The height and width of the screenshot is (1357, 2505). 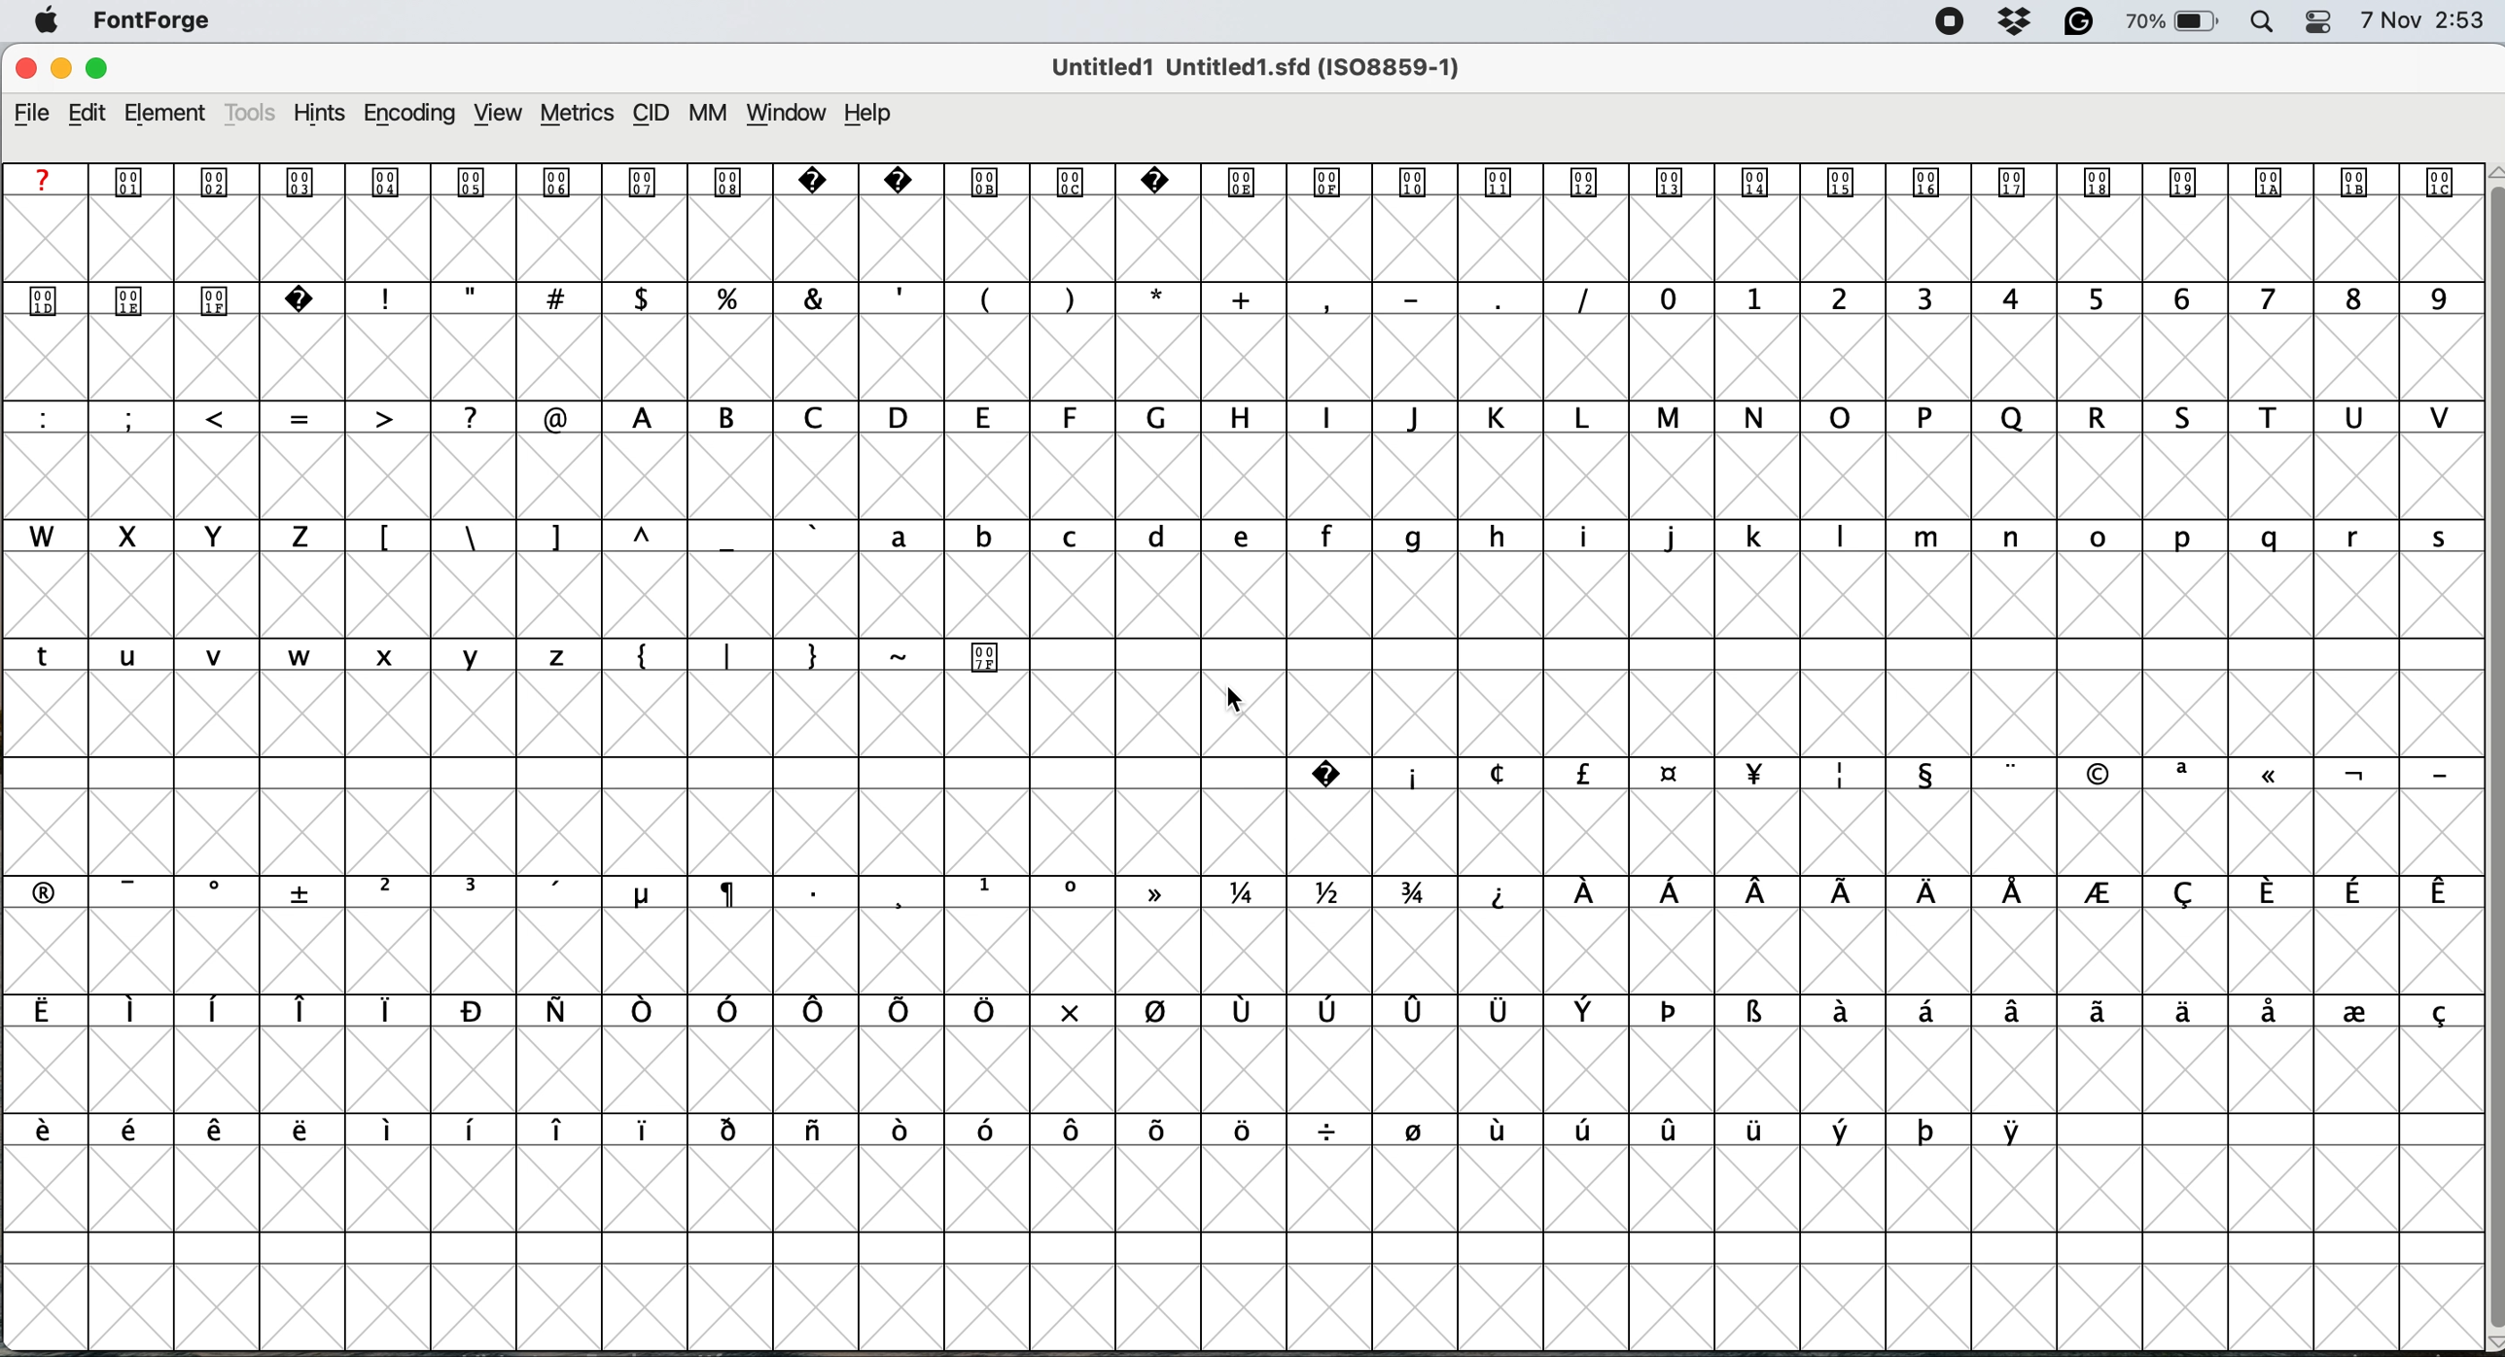 I want to click on view, so click(x=502, y=114).